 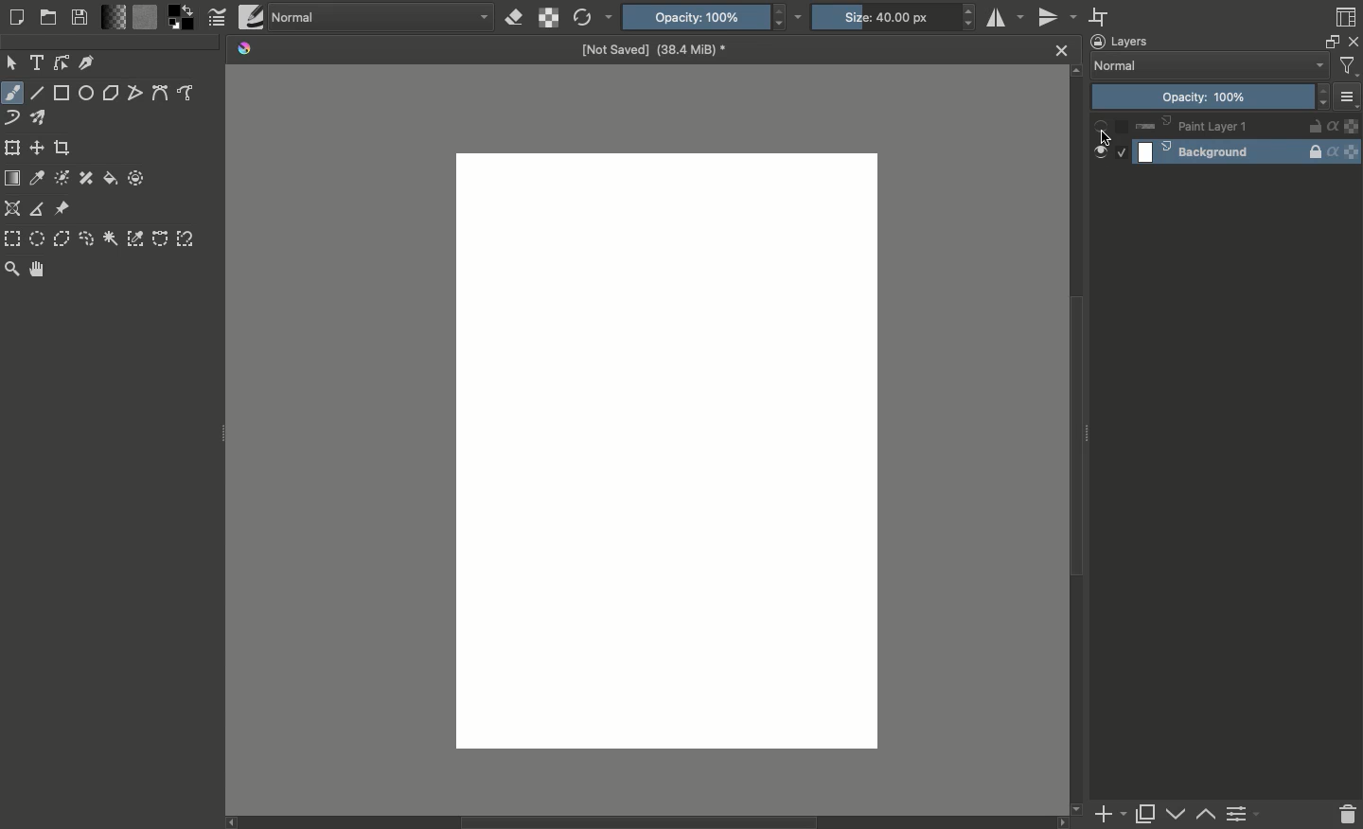 What do you see at coordinates (701, 18) in the screenshot?
I see `Opacity` at bounding box center [701, 18].